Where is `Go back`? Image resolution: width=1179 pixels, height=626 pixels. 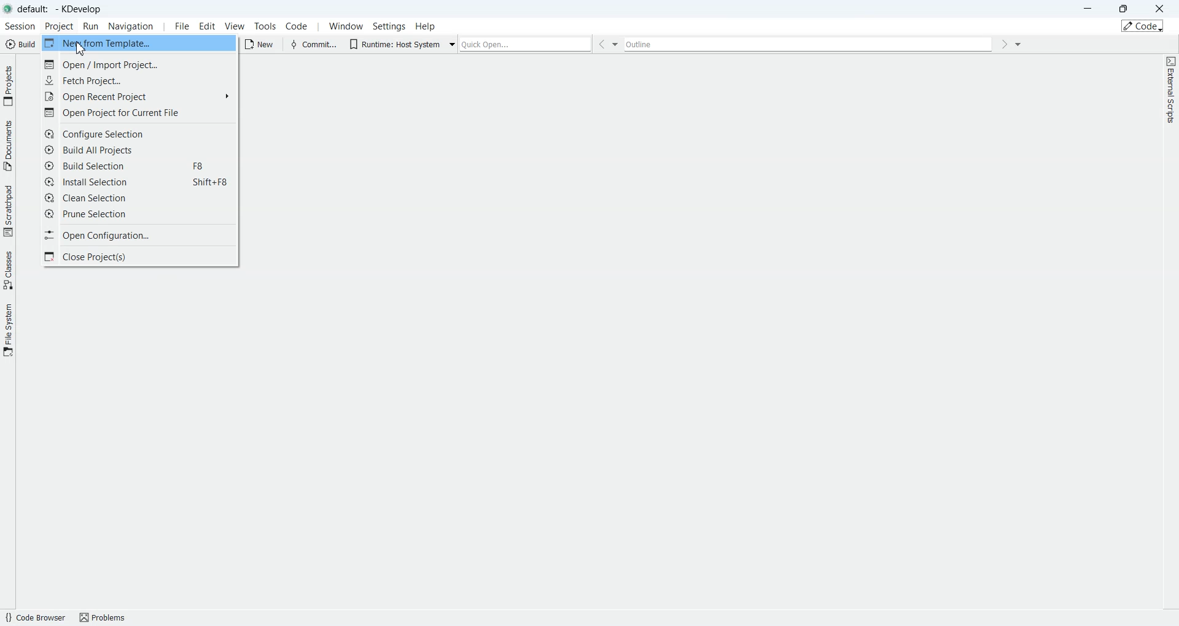
Go back is located at coordinates (601, 44).